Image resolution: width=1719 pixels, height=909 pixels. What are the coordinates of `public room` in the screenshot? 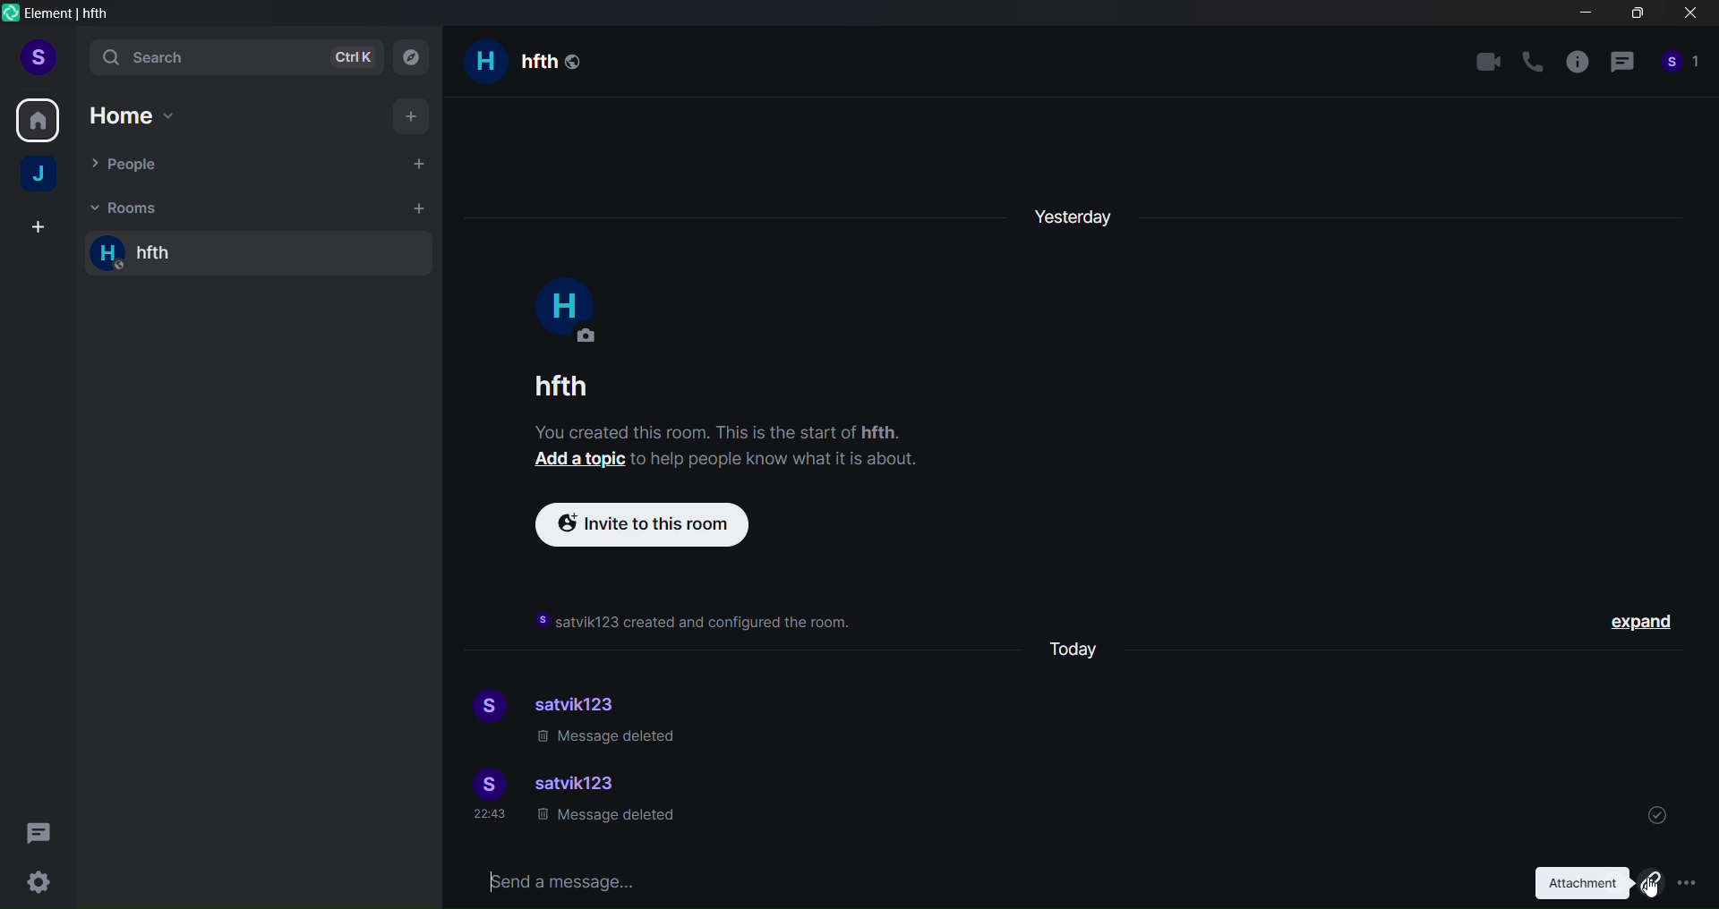 It's located at (576, 59).